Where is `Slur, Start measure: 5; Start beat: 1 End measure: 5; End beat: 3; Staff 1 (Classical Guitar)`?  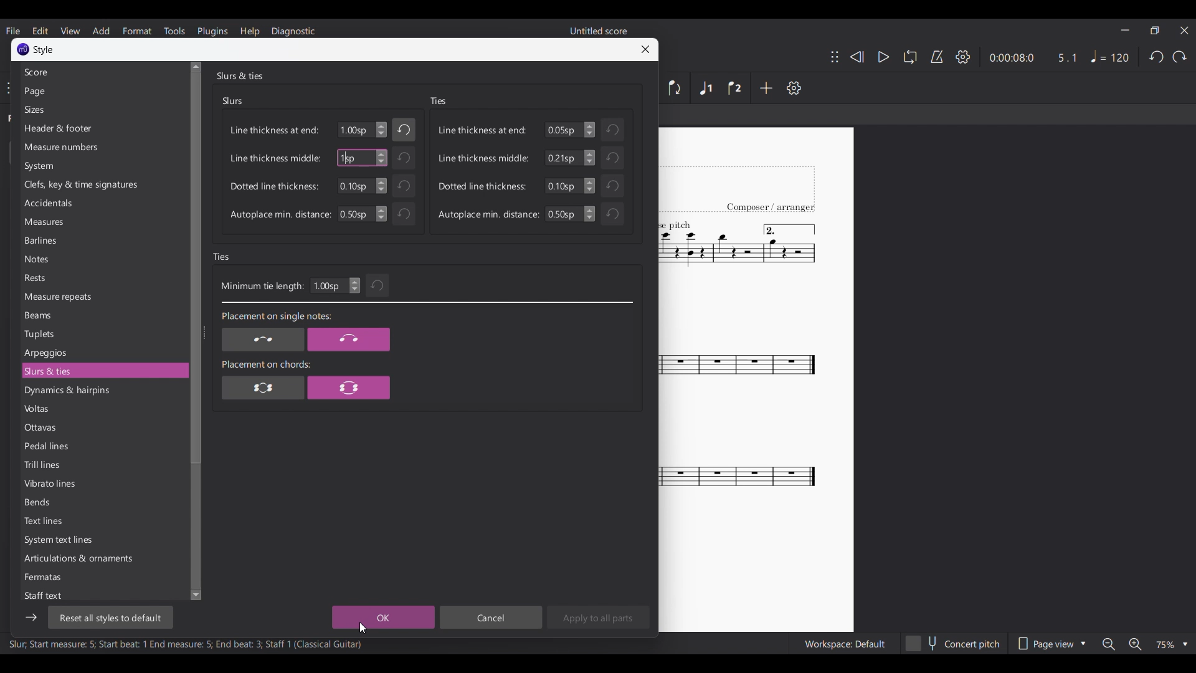 Slur, Start measure: 5; Start beat: 1 End measure: 5; End beat: 3; Staff 1 (Classical Guitar) is located at coordinates (186, 646).